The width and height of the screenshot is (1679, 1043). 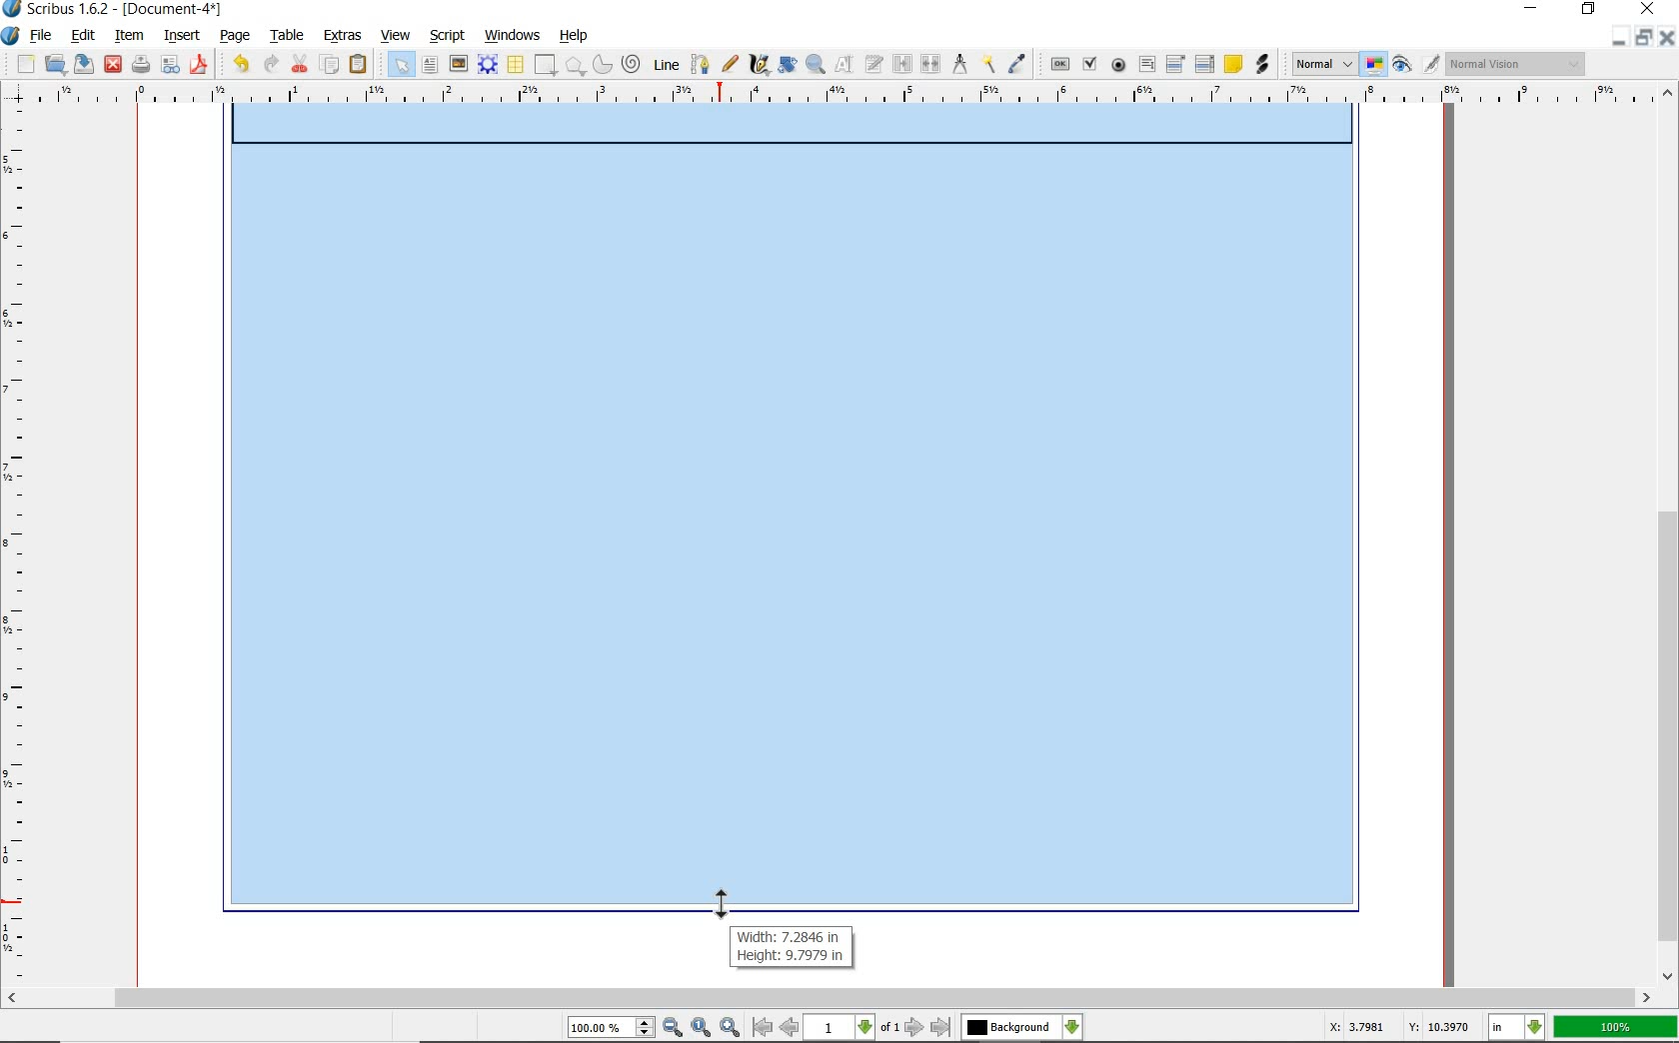 What do you see at coordinates (1667, 534) in the screenshot?
I see `scrollbar` at bounding box center [1667, 534].